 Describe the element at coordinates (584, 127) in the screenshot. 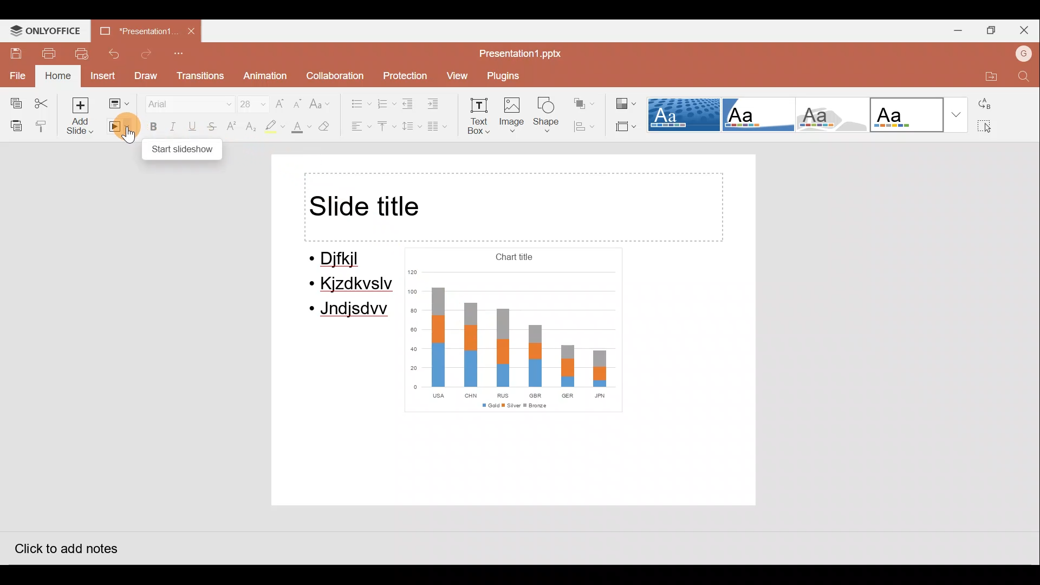

I see `Align shape` at that location.